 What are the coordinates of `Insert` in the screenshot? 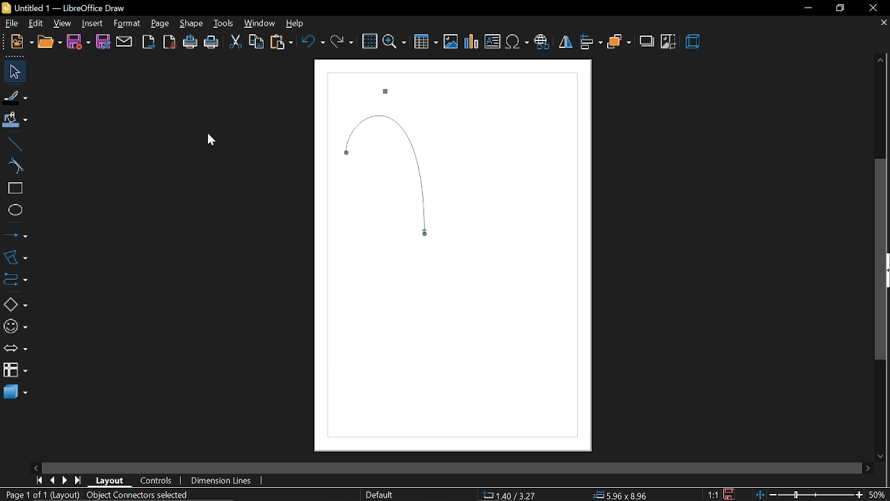 It's located at (91, 22).